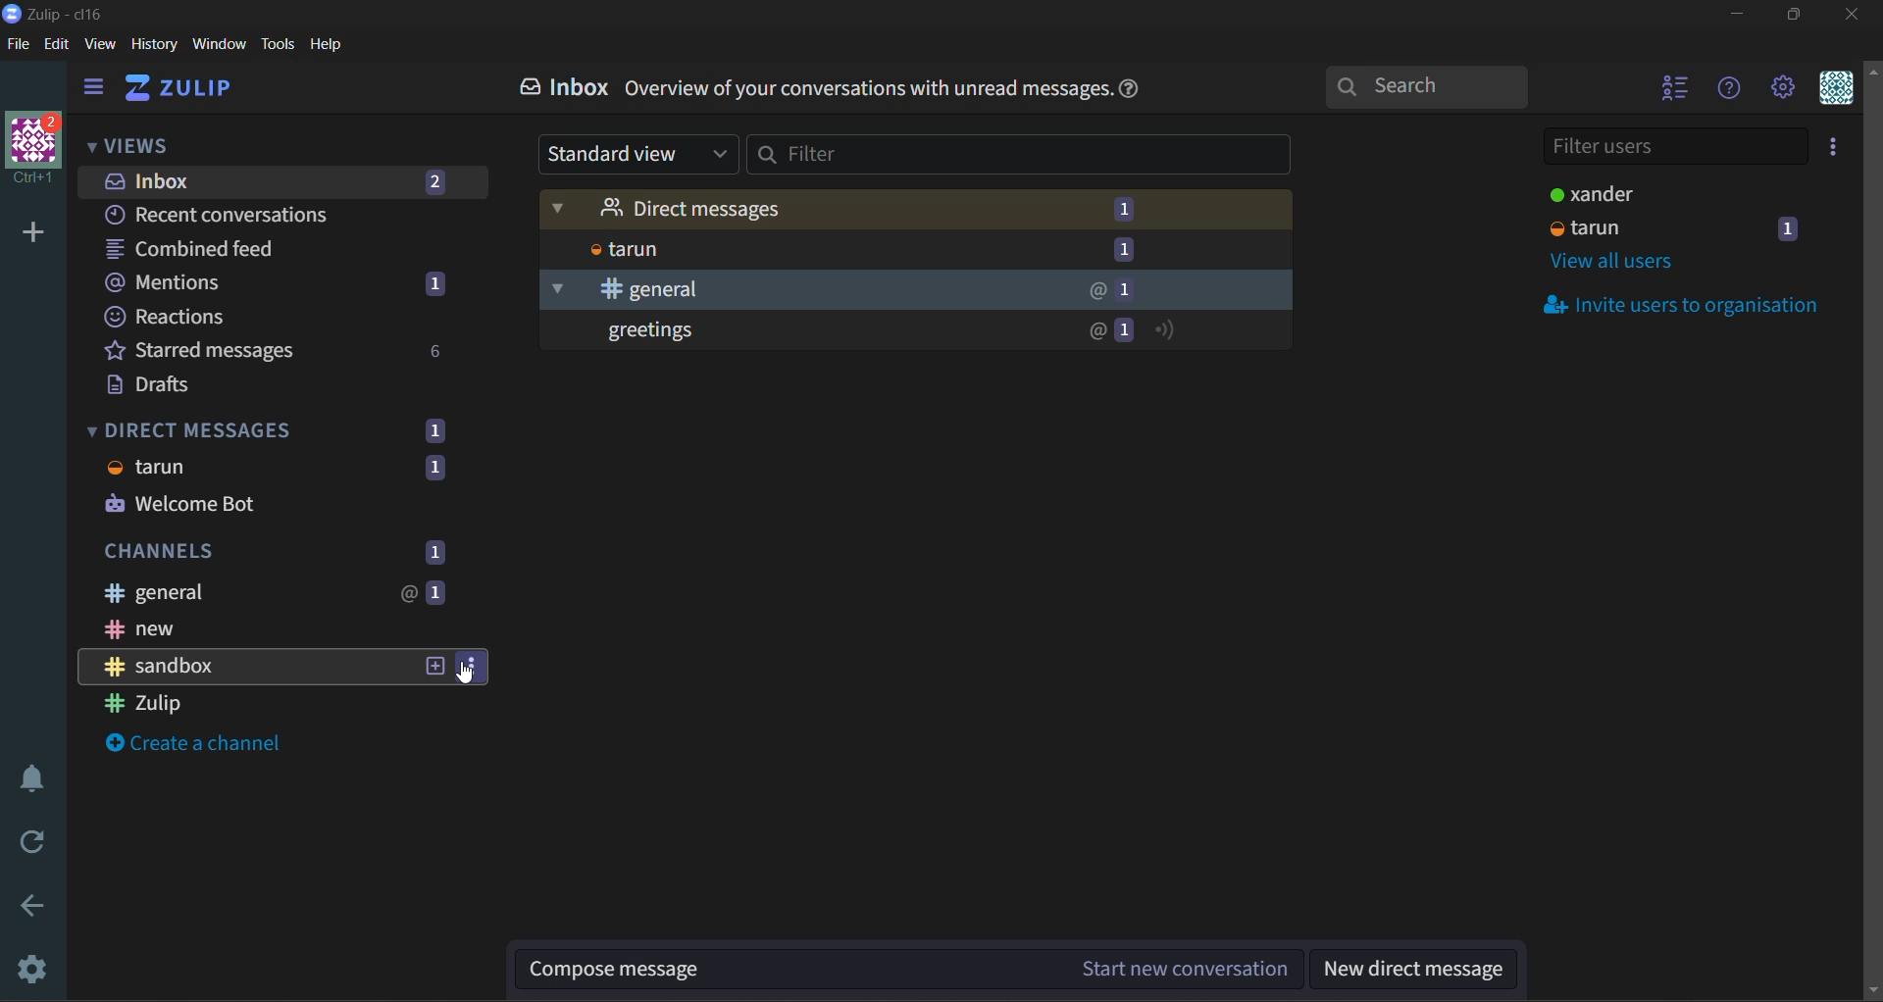  What do you see at coordinates (641, 154) in the screenshot?
I see `standard view` at bounding box center [641, 154].